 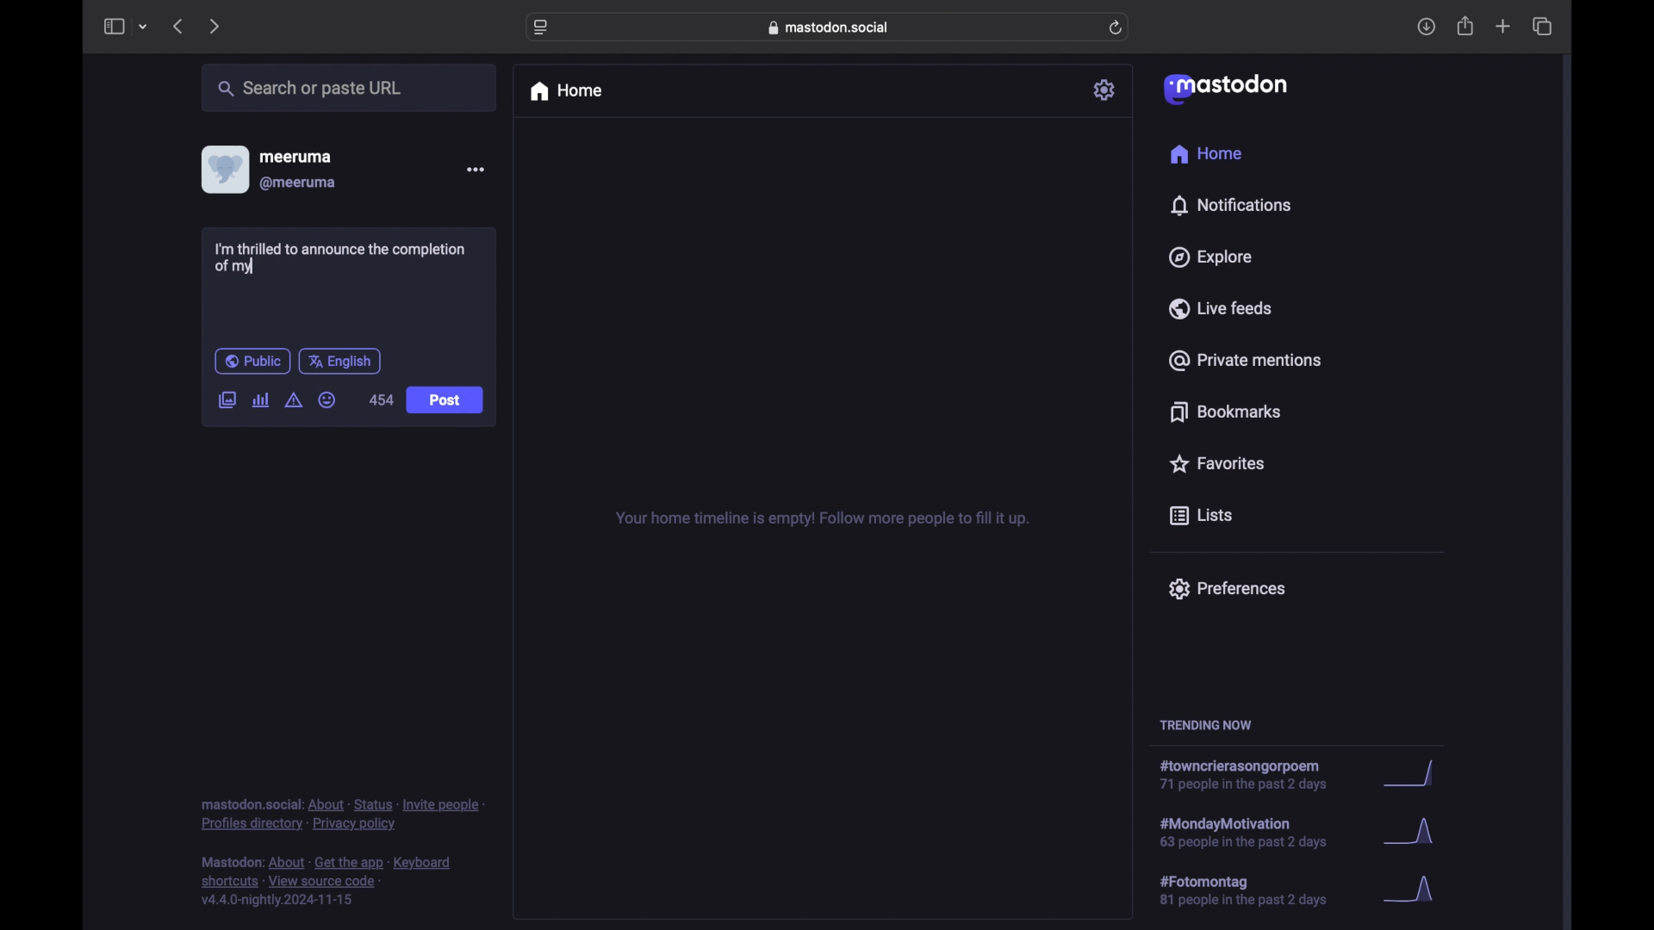 I want to click on home, so click(x=1208, y=153).